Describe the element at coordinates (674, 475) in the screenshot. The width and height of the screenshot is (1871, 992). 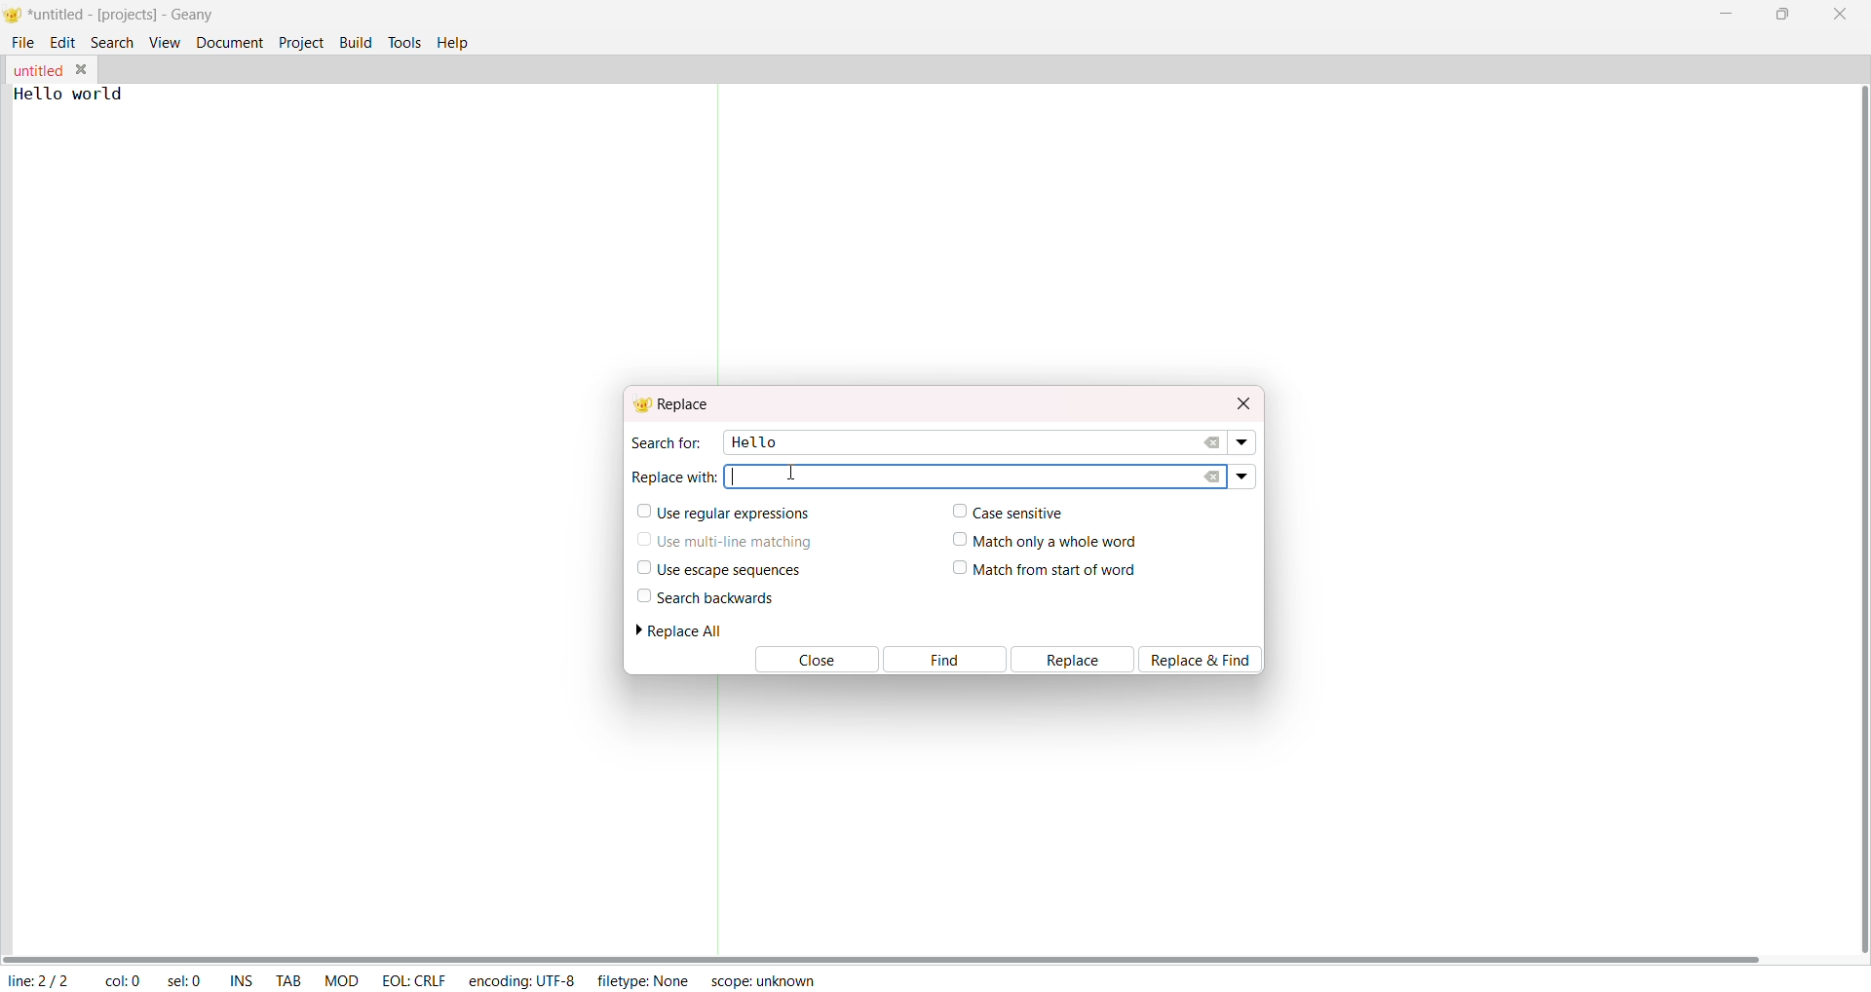
I see `replace with` at that location.